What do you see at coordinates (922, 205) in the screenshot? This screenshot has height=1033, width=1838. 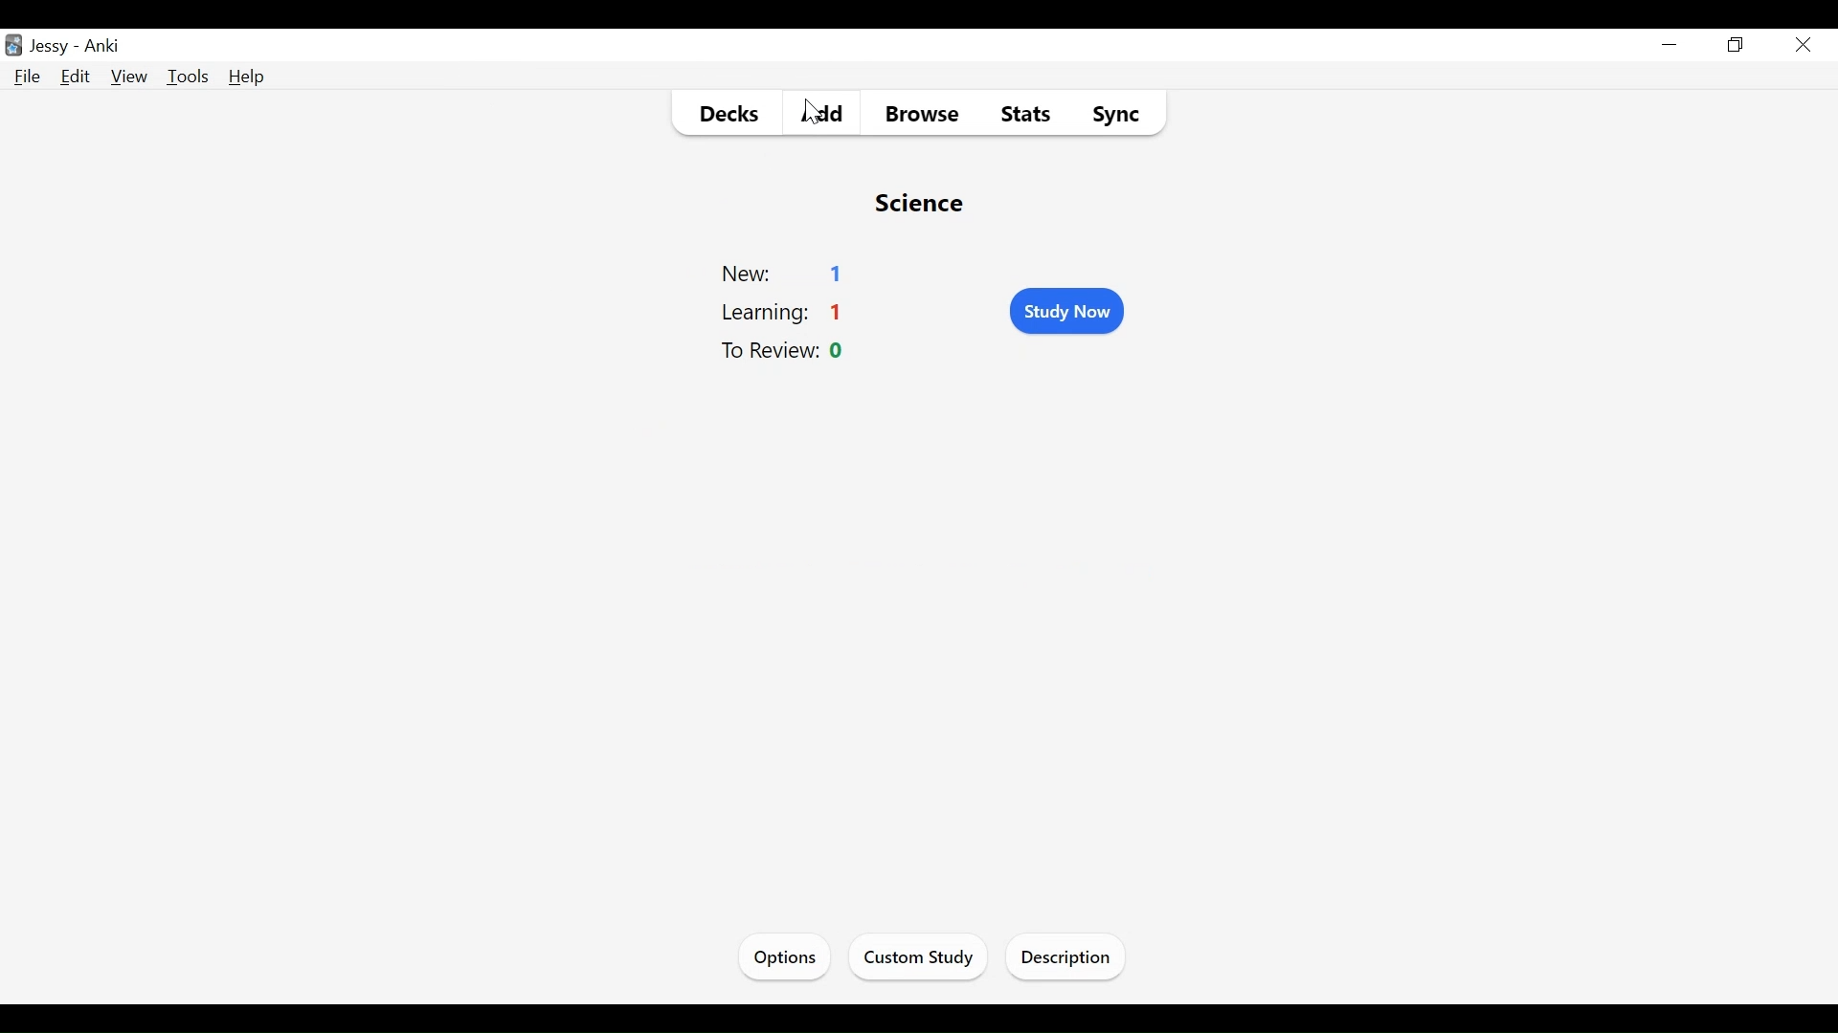 I see `Deck Name` at bounding box center [922, 205].